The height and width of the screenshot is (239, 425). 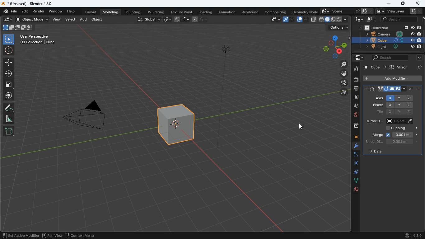 What do you see at coordinates (97, 19) in the screenshot?
I see `object` at bounding box center [97, 19].